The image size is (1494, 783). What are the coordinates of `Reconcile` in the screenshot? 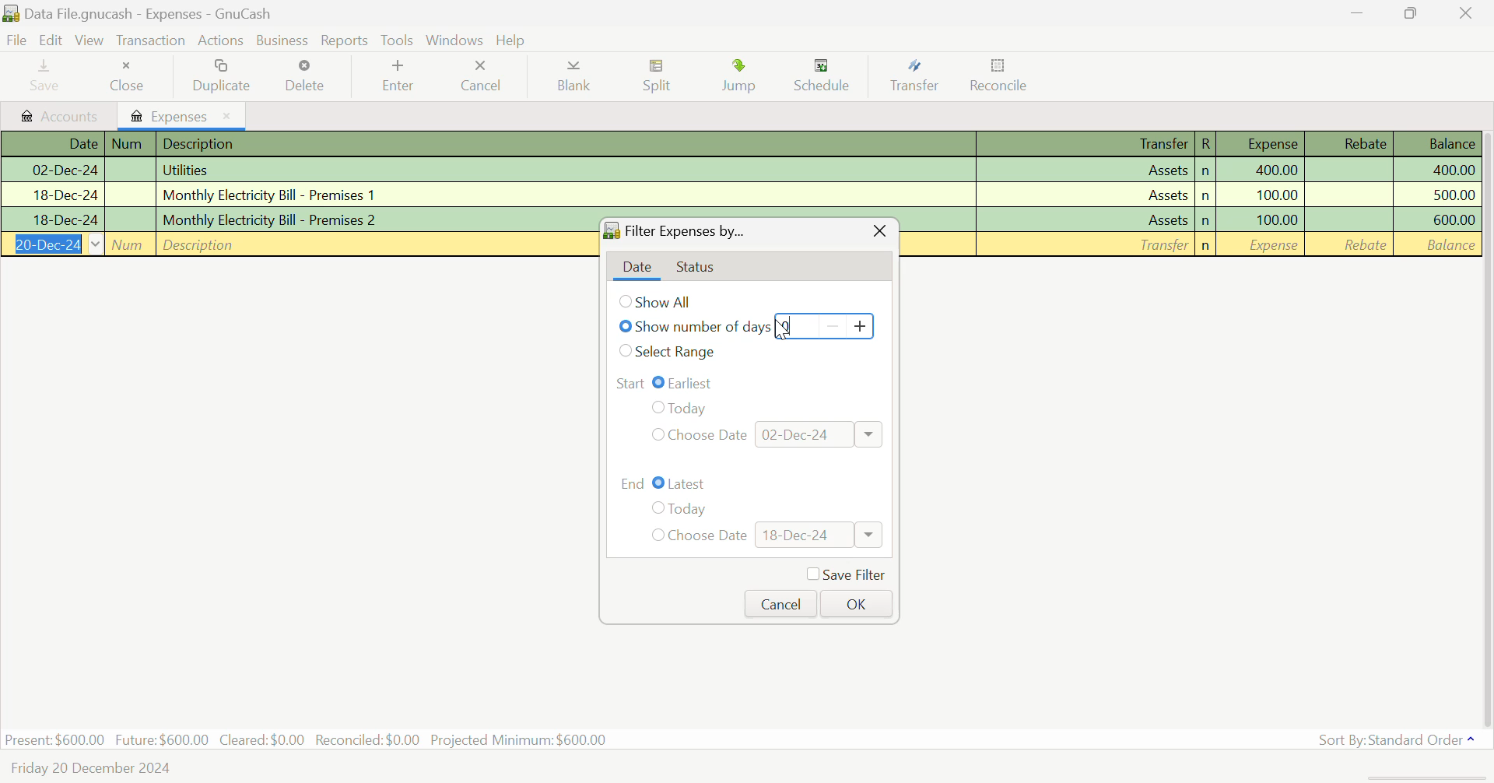 It's located at (1002, 79).